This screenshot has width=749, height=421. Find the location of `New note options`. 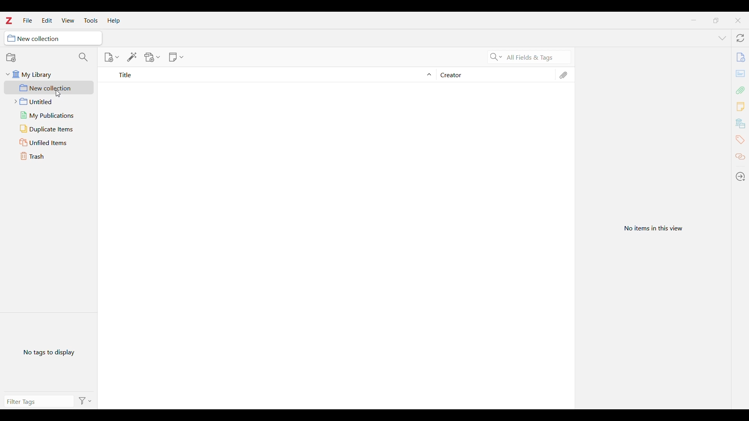

New note options is located at coordinates (176, 57).